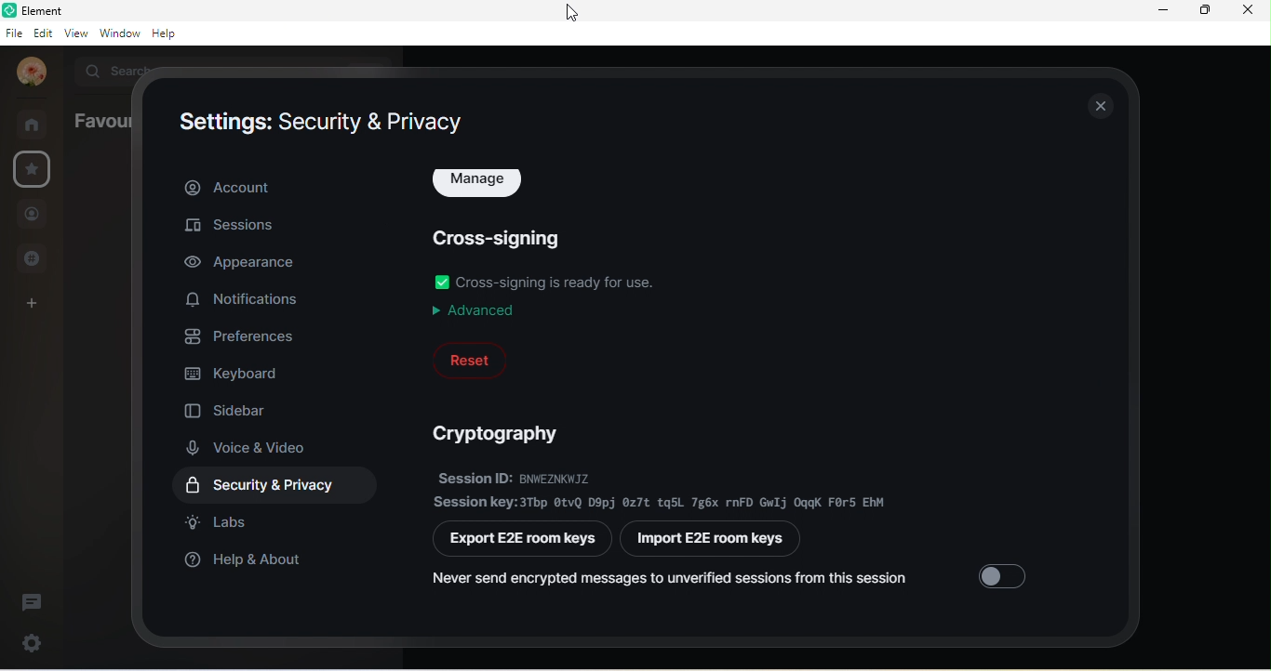 The width and height of the screenshot is (1271, 671). Describe the element at coordinates (44, 33) in the screenshot. I see `edit` at that location.